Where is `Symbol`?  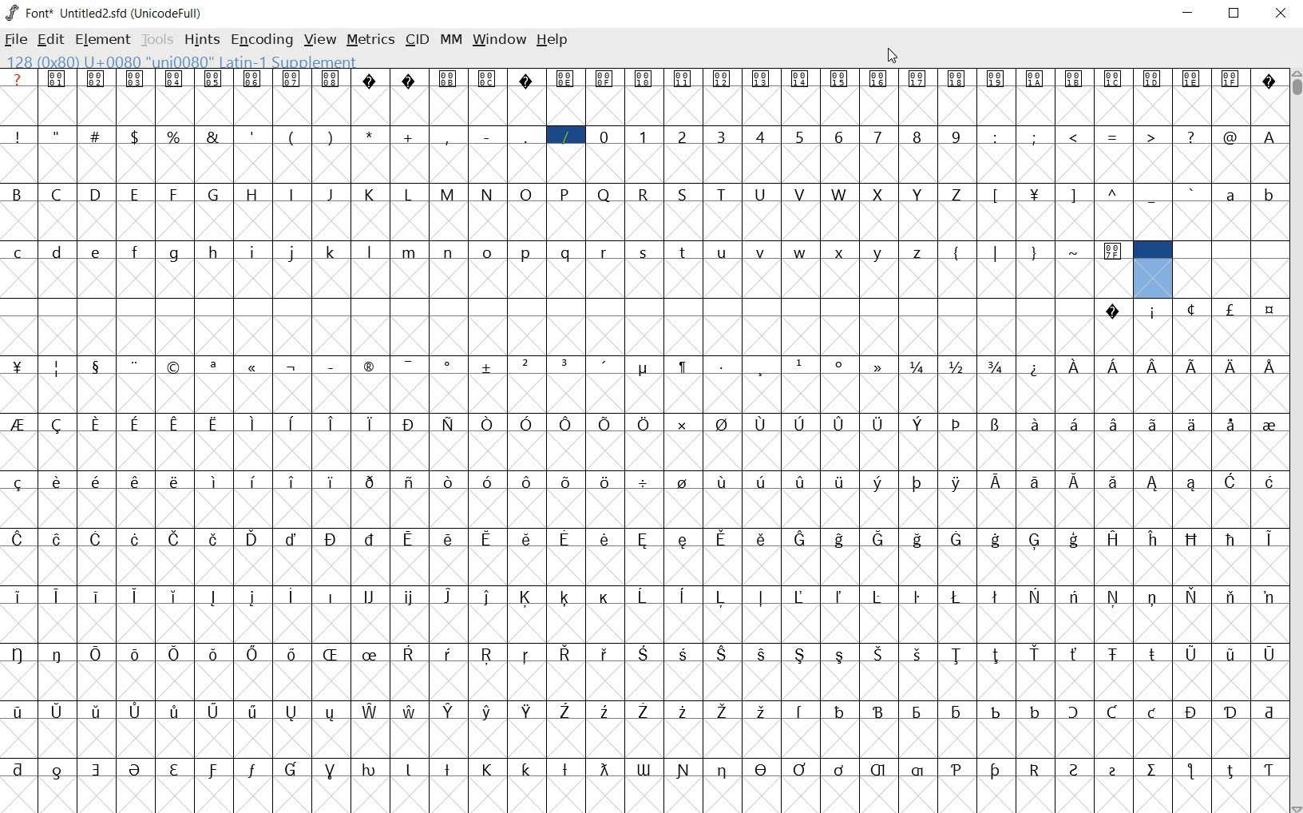
Symbol is located at coordinates (255, 538).